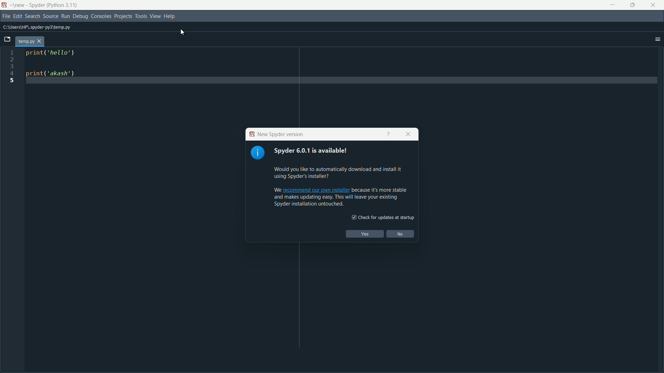  Describe the element at coordinates (183, 32) in the screenshot. I see `cursor` at that location.